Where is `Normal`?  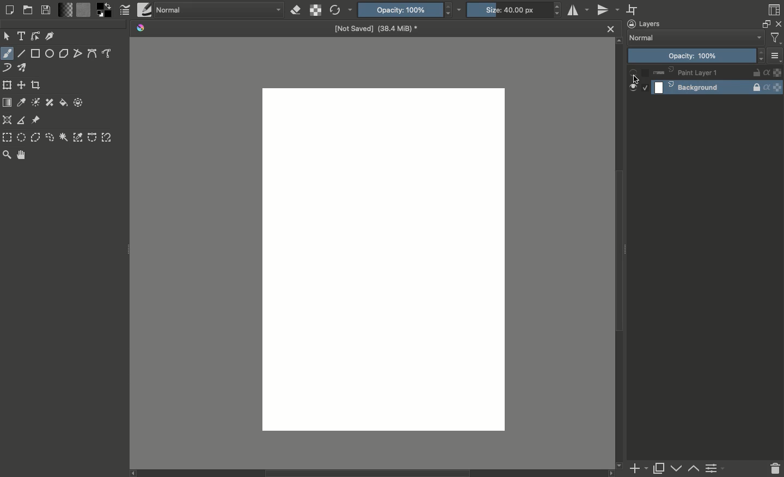
Normal is located at coordinates (698, 38).